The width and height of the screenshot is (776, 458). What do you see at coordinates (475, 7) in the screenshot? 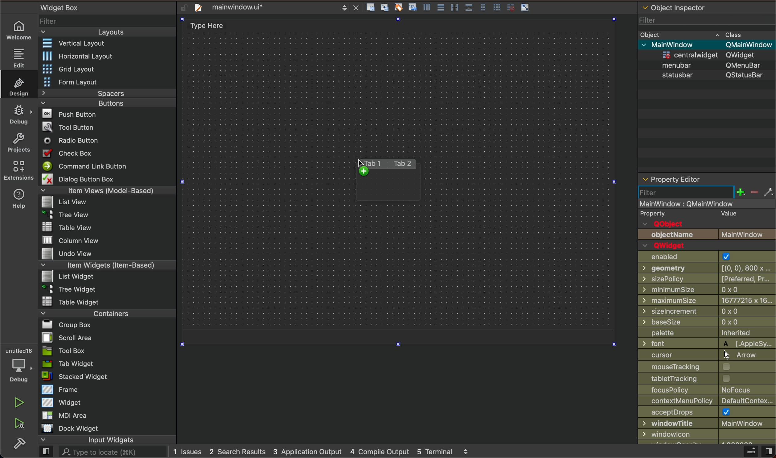
I see `layout actions` at bounding box center [475, 7].